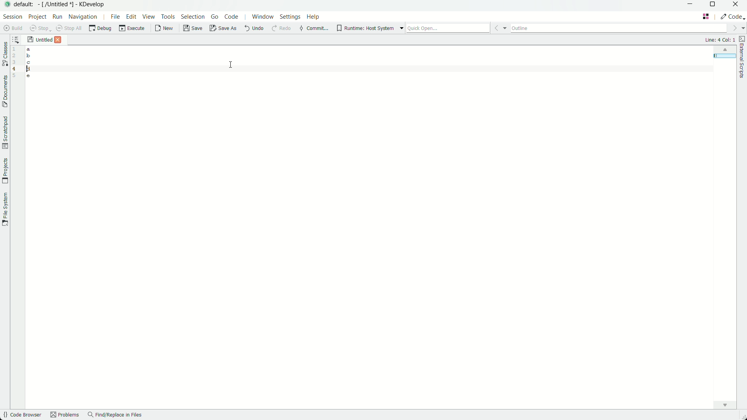  What do you see at coordinates (64, 415) in the screenshot?
I see `problems` at bounding box center [64, 415].